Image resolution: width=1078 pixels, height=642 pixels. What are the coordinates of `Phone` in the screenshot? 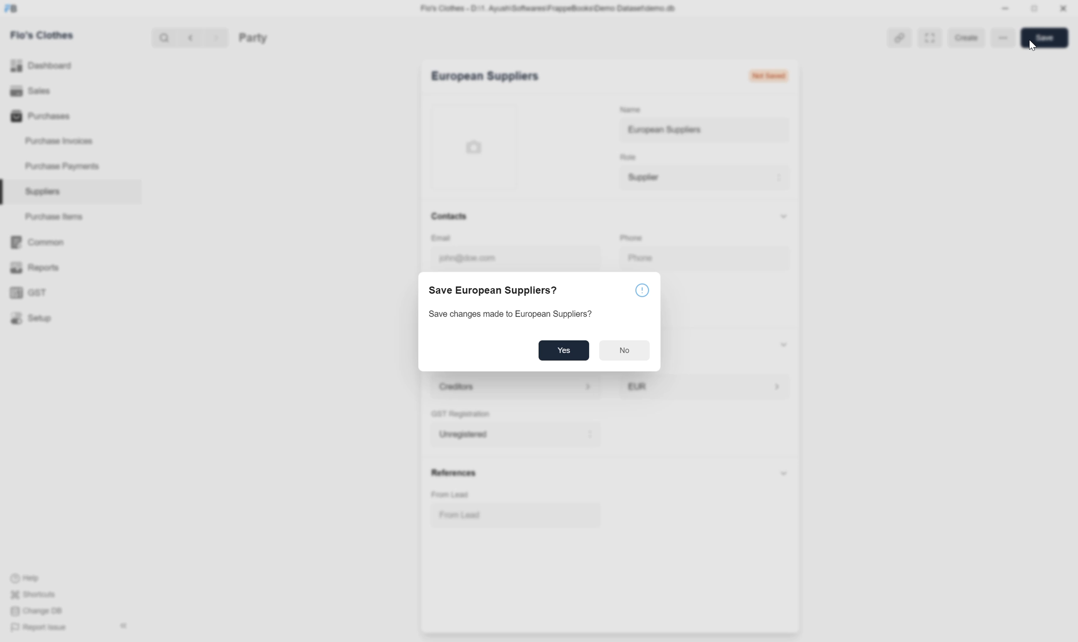 It's located at (660, 258).